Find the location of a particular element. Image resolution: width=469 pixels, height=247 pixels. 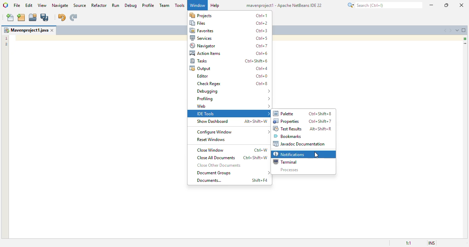

processes is located at coordinates (289, 170).